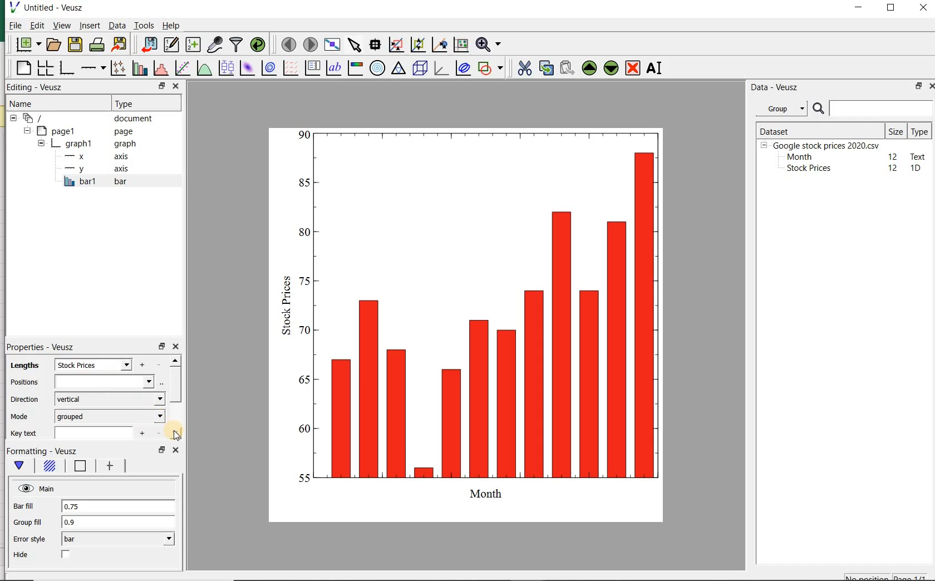 The width and height of the screenshot is (935, 581). Describe the element at coordinates (893, 156) in the screenshot. I see `12` at that location.